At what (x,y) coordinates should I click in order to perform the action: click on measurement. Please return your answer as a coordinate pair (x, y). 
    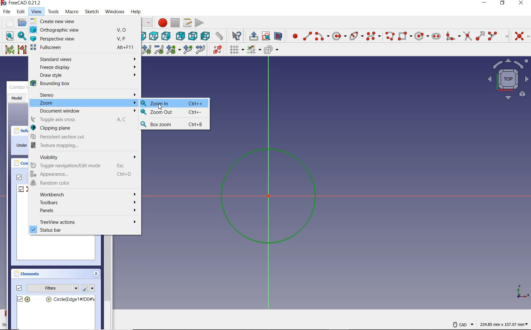
    Looking at the image, I should click on (219, 37).